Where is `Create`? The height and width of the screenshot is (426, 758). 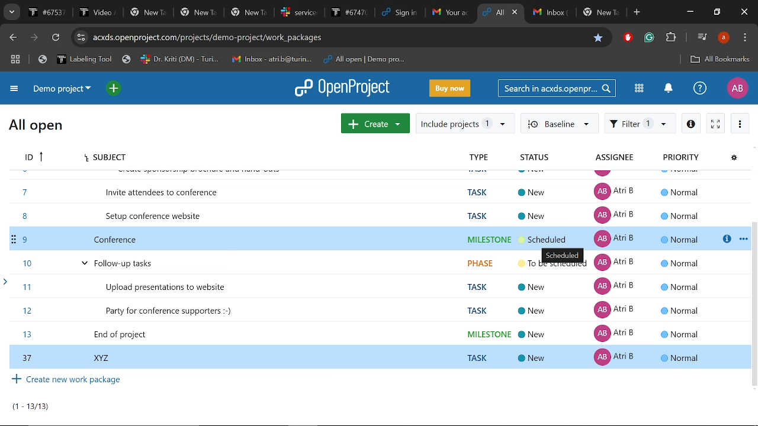
Create is located at coordinates (375, 123).